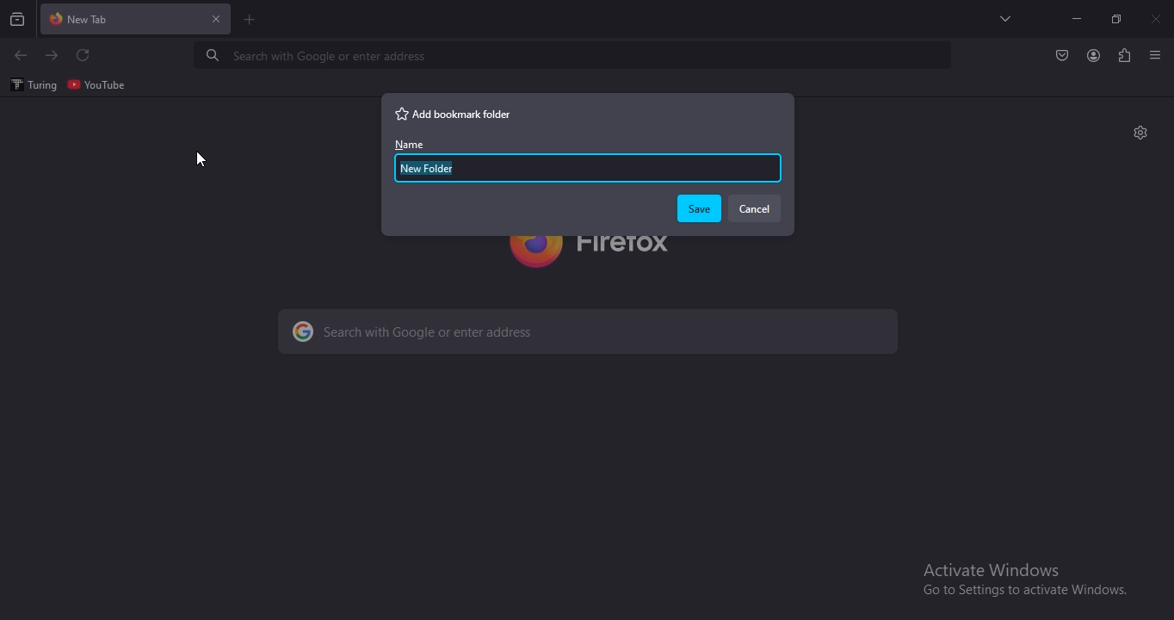  I want to click on view settings menu, so click(1156, 54).